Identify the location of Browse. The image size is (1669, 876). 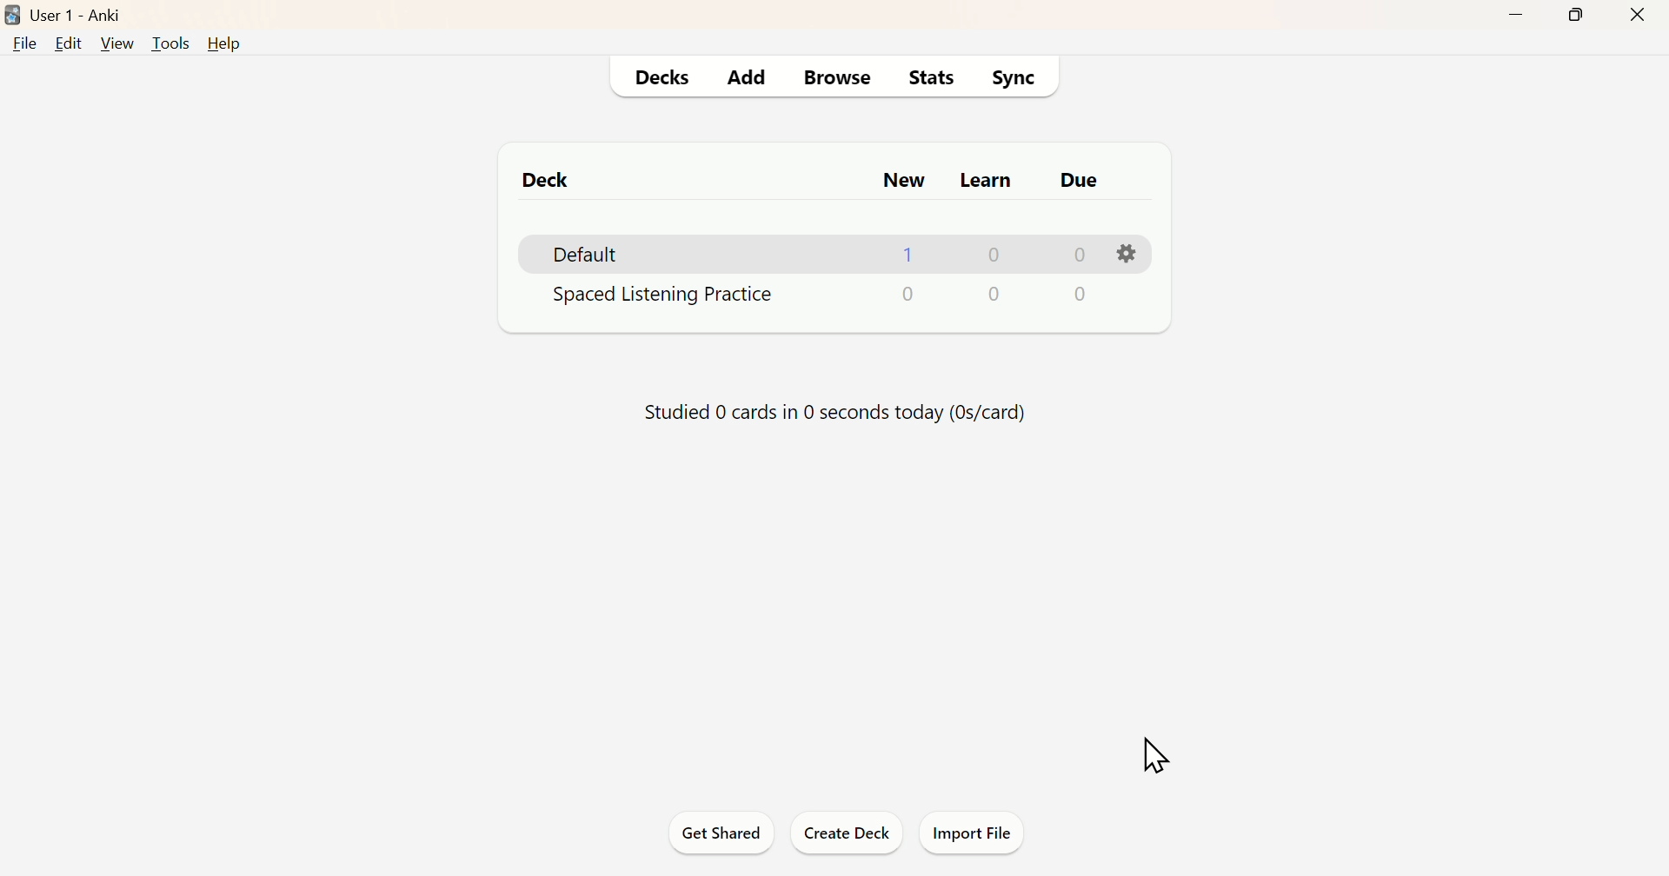
(839, 78).